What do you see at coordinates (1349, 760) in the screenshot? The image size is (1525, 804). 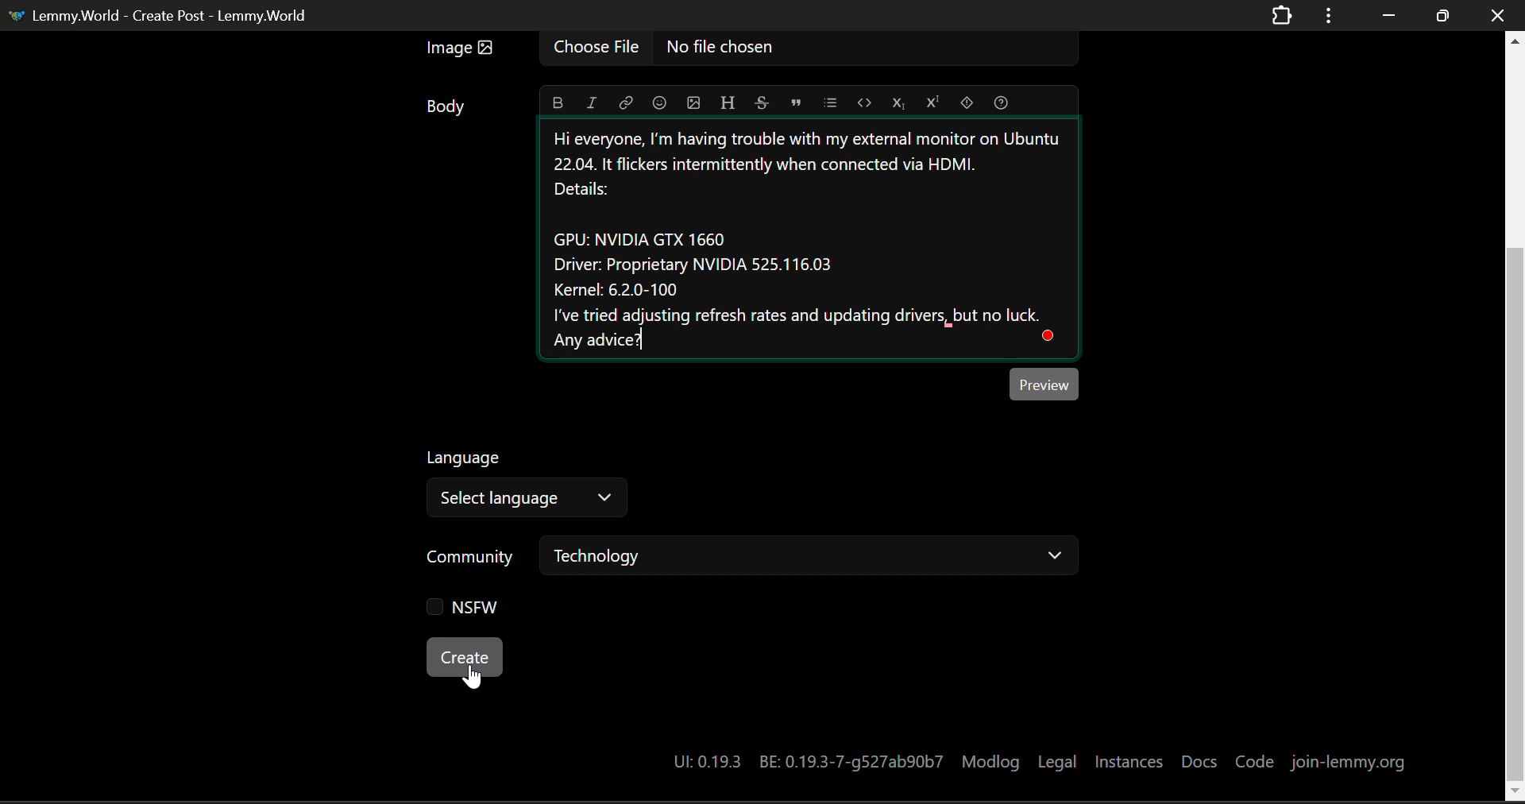 I see `join-lemmy.org` at bounding box center [1349, 760].